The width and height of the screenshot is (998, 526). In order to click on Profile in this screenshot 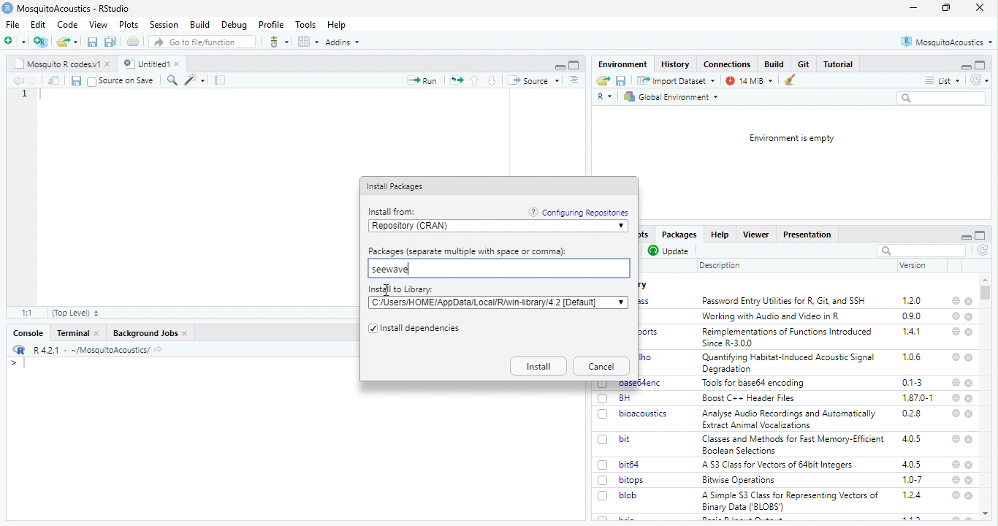, I will do `click(273, 25)`.